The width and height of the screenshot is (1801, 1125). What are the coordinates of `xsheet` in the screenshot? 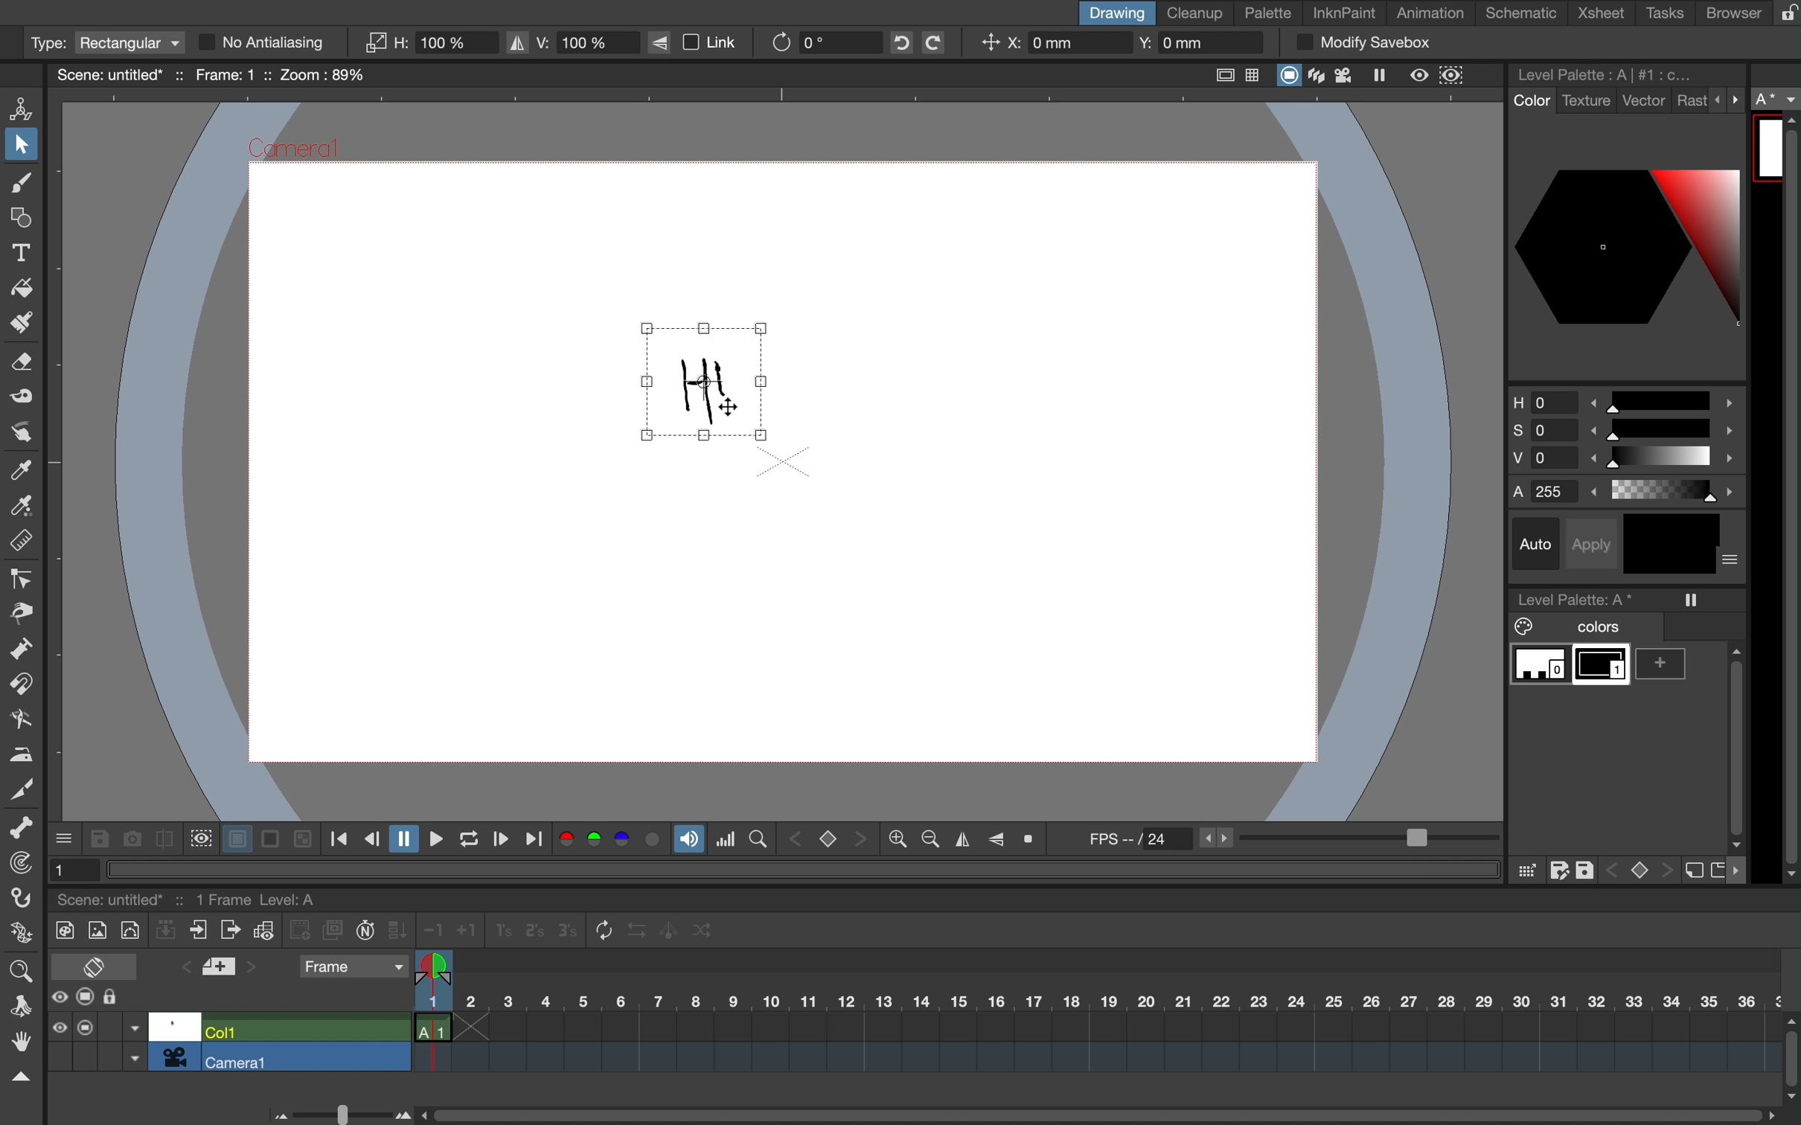 It's located at (1605, 14).